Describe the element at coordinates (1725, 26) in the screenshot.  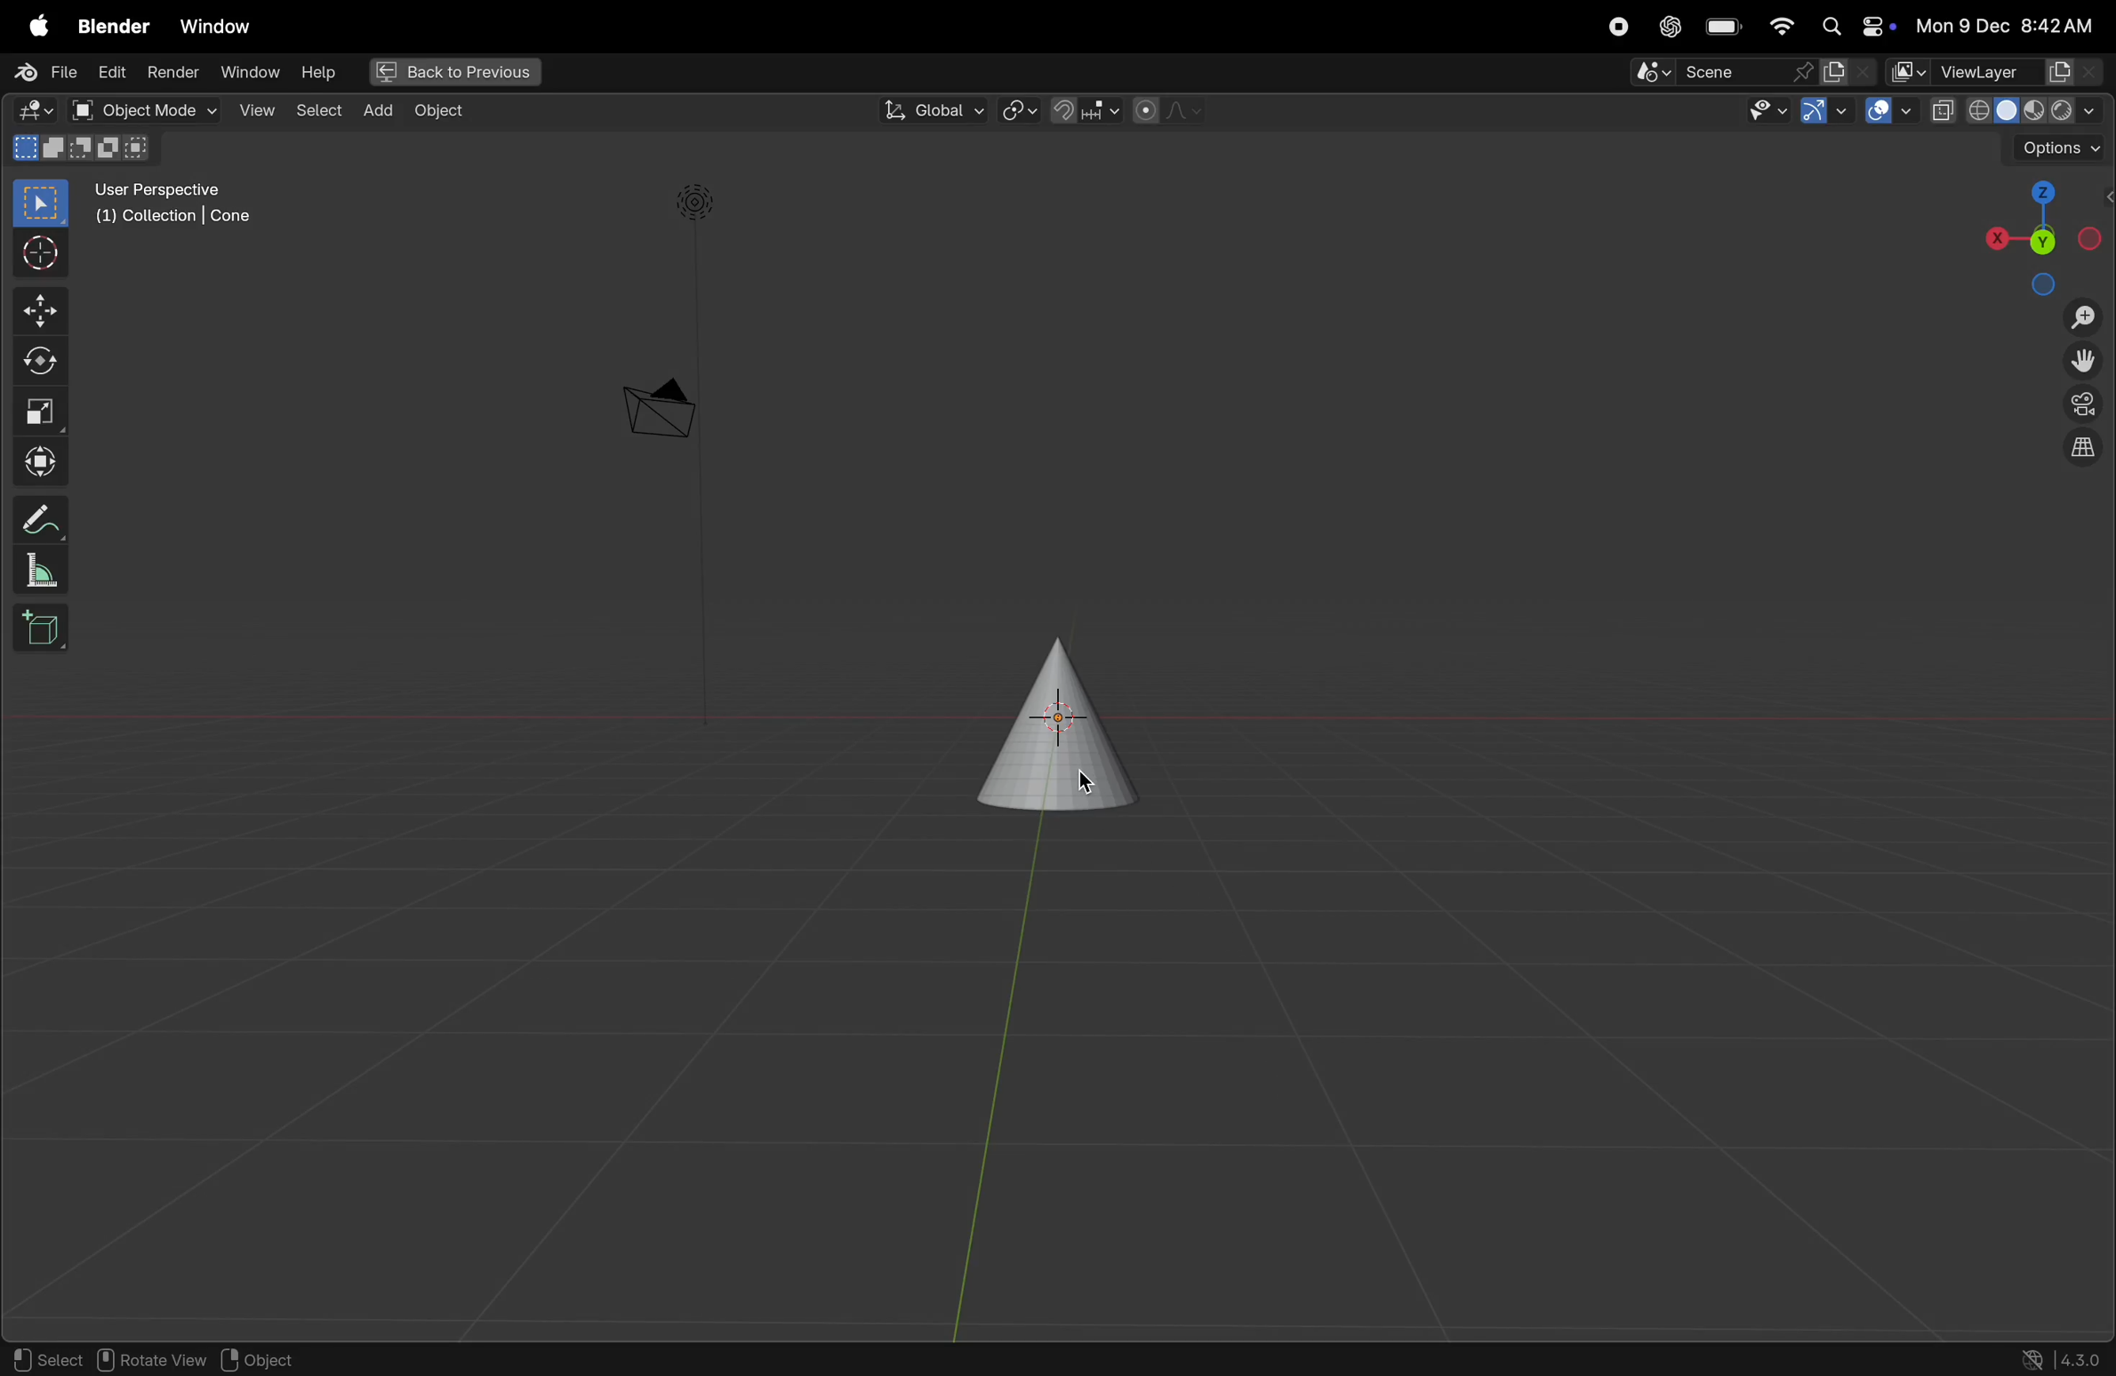
I see `battery` at that location.